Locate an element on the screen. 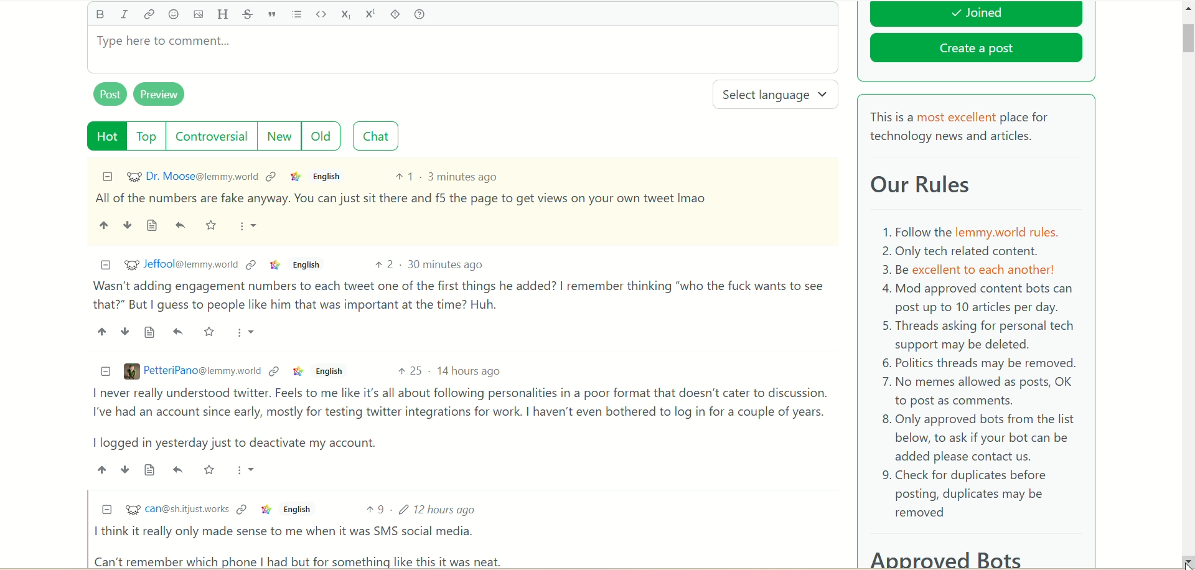 The image size is (1195, 570). Downvote is located at coordinates (125, 331).